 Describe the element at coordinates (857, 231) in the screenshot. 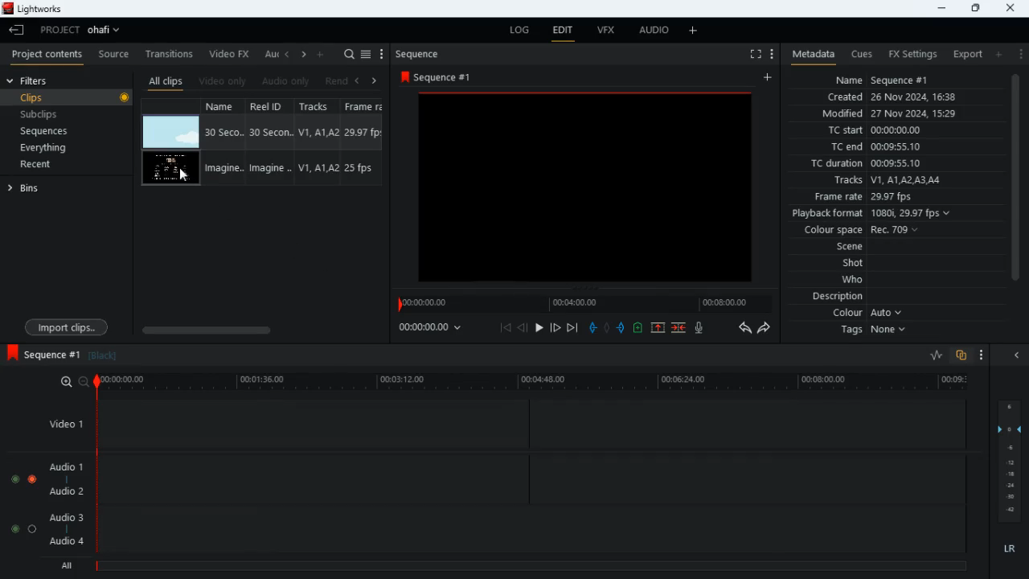

I see `colour space` at that location.